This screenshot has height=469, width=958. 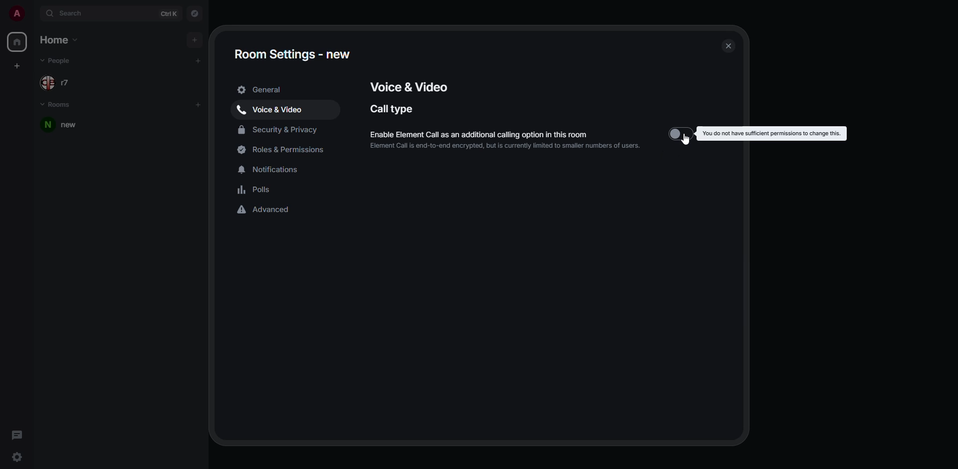 I want to click on add, so click(x=201, y=104).